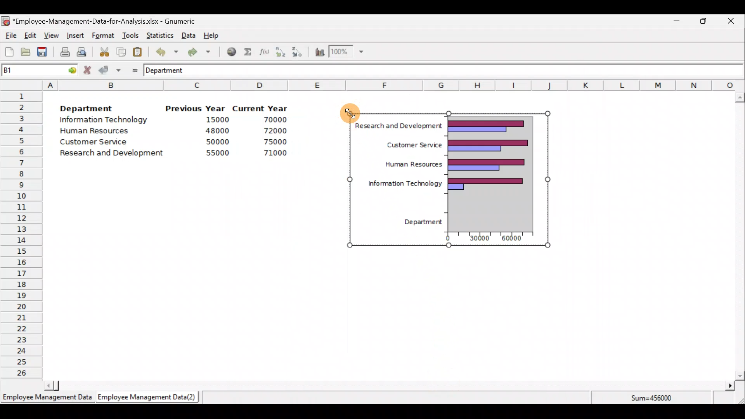 The height and width of the screenshot is (419, 745). What do you see at coordinates (656, 399) in the screenshot?
I see `Sum=456000` at bounding box center [656, 399].